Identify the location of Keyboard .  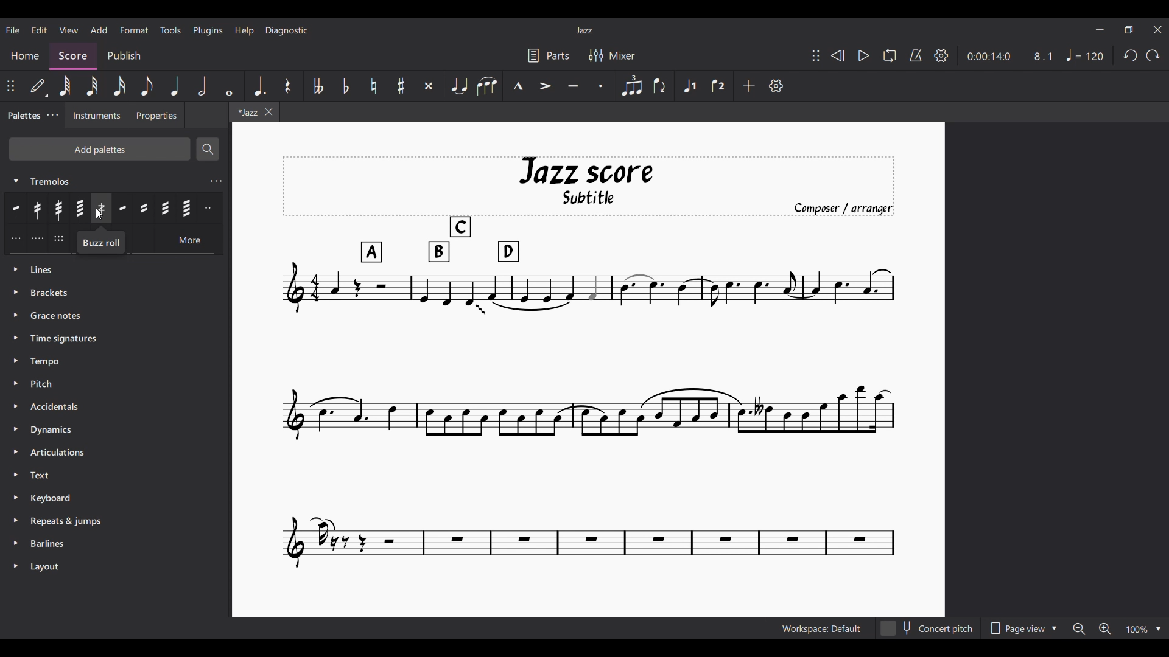
(114, 498).